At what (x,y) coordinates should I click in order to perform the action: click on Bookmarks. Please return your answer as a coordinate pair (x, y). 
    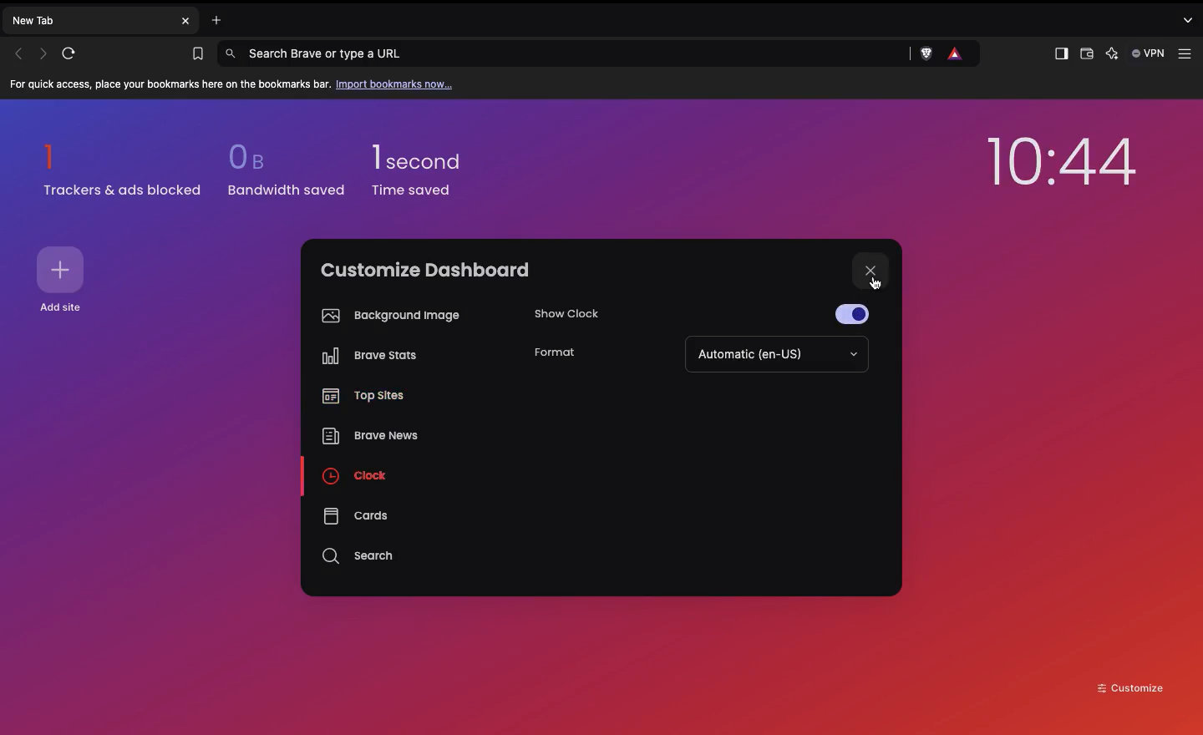
    Looking at the image, I should click on (194, 54).